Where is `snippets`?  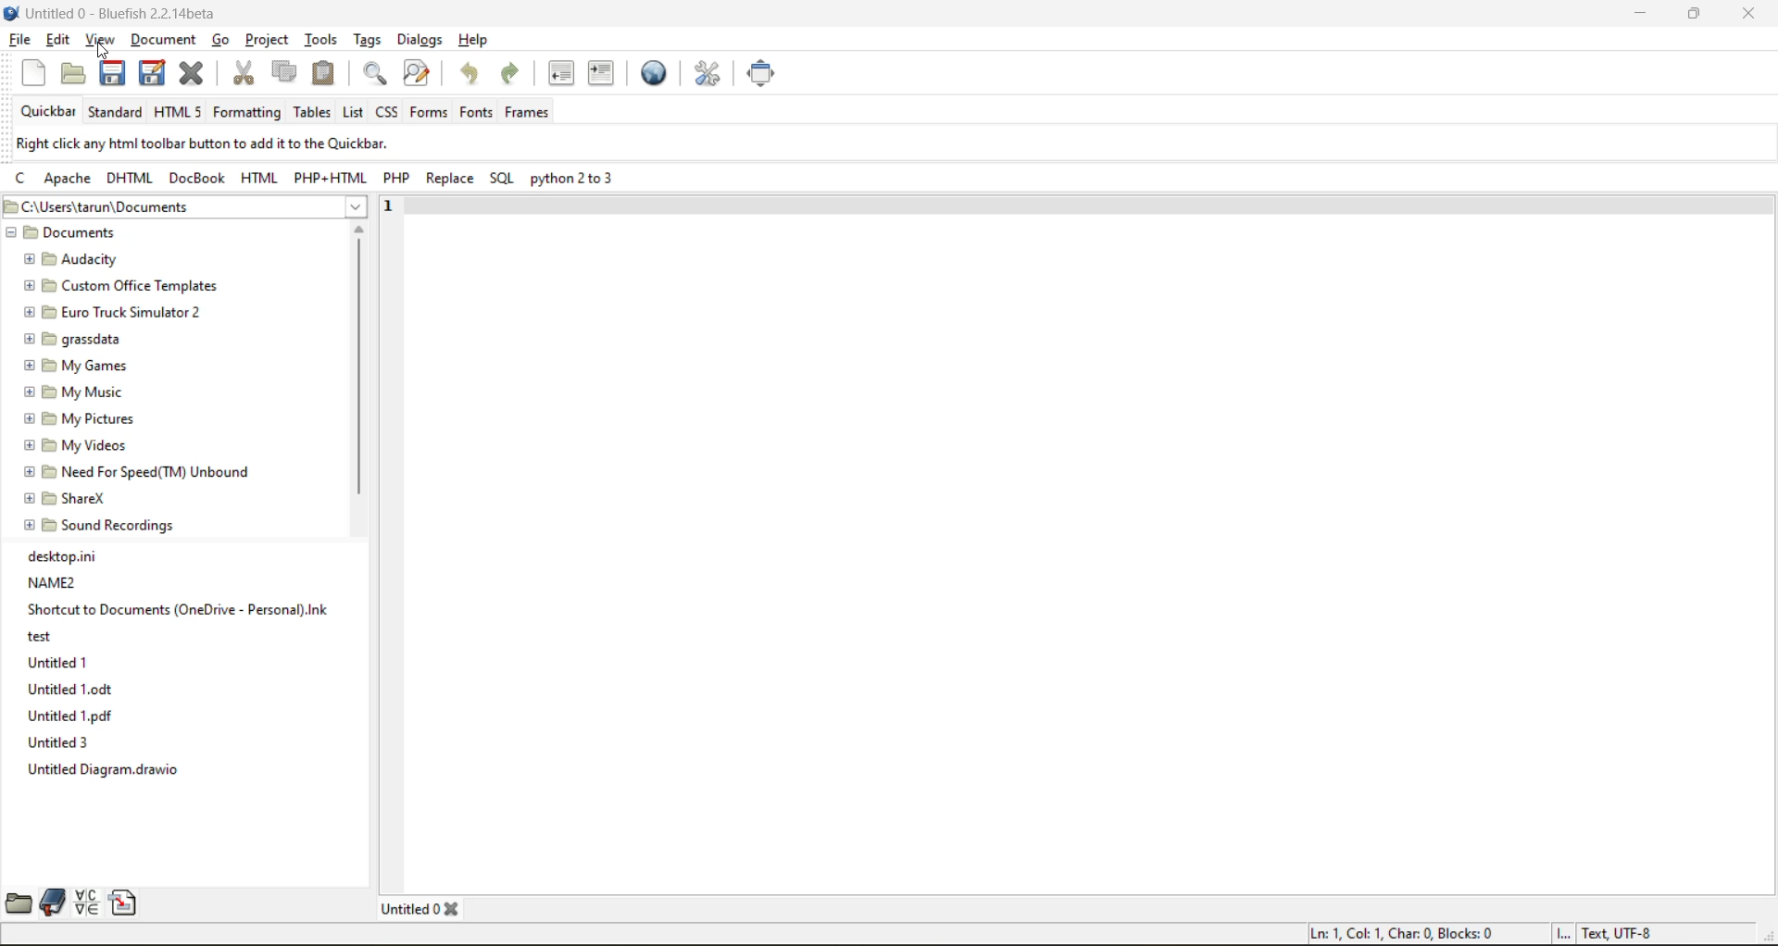
snippets is located at coordinates (125, 904).